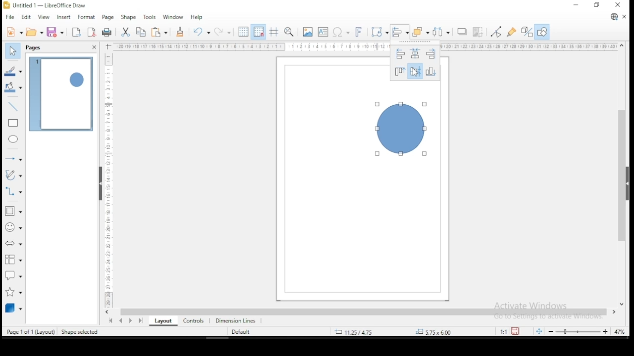 This screenshot has height=356, width=634. What do you see at coordinates (14, 158) in the screenshot?
I see `lines and arrows` at bounding box center [14, 158].